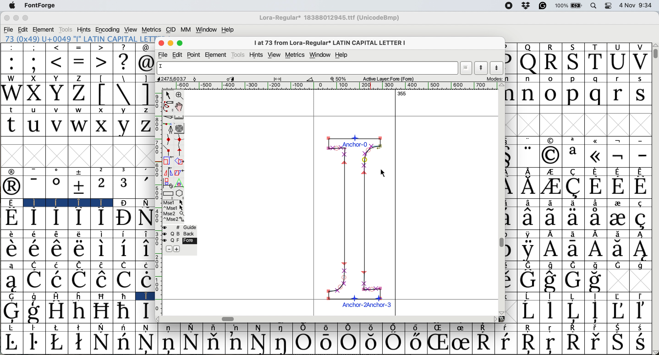 Image resolution: width=659 pixels, height=355 pixels. What do you see at coordinates (462, 342) in the screenshot?
I see `Symbol` at bounding box center [462, 342].